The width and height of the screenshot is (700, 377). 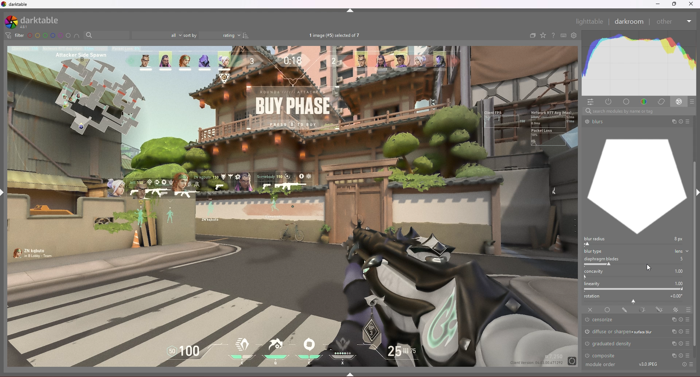 What do you see at coordinates (637, 251) in the screenshot?
I see `blur type` at bounding box center [637, 251].